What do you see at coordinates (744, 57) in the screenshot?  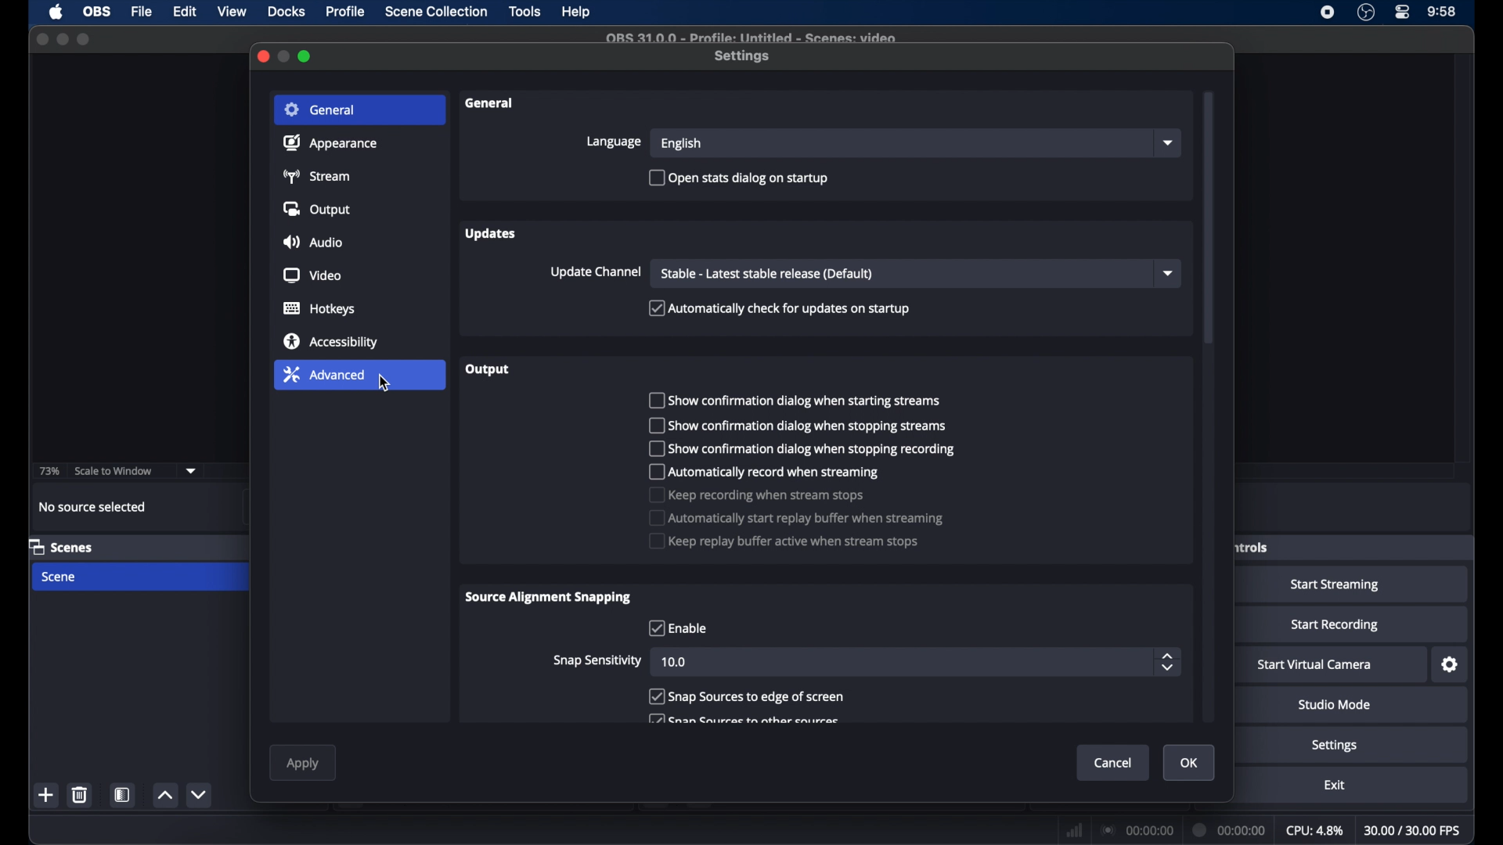 I see `settings` at bounding box center [744, 57].